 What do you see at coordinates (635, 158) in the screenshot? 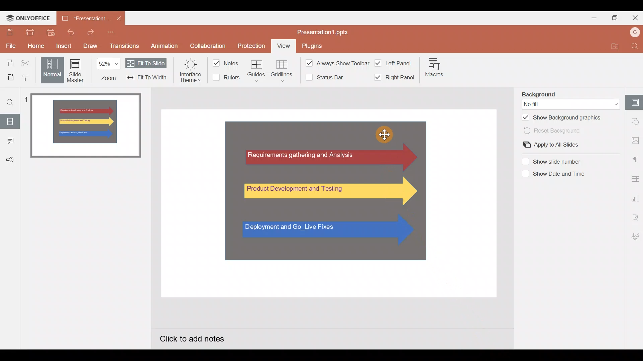
I see `Paragraph settings` at bounding box center [635, 158].